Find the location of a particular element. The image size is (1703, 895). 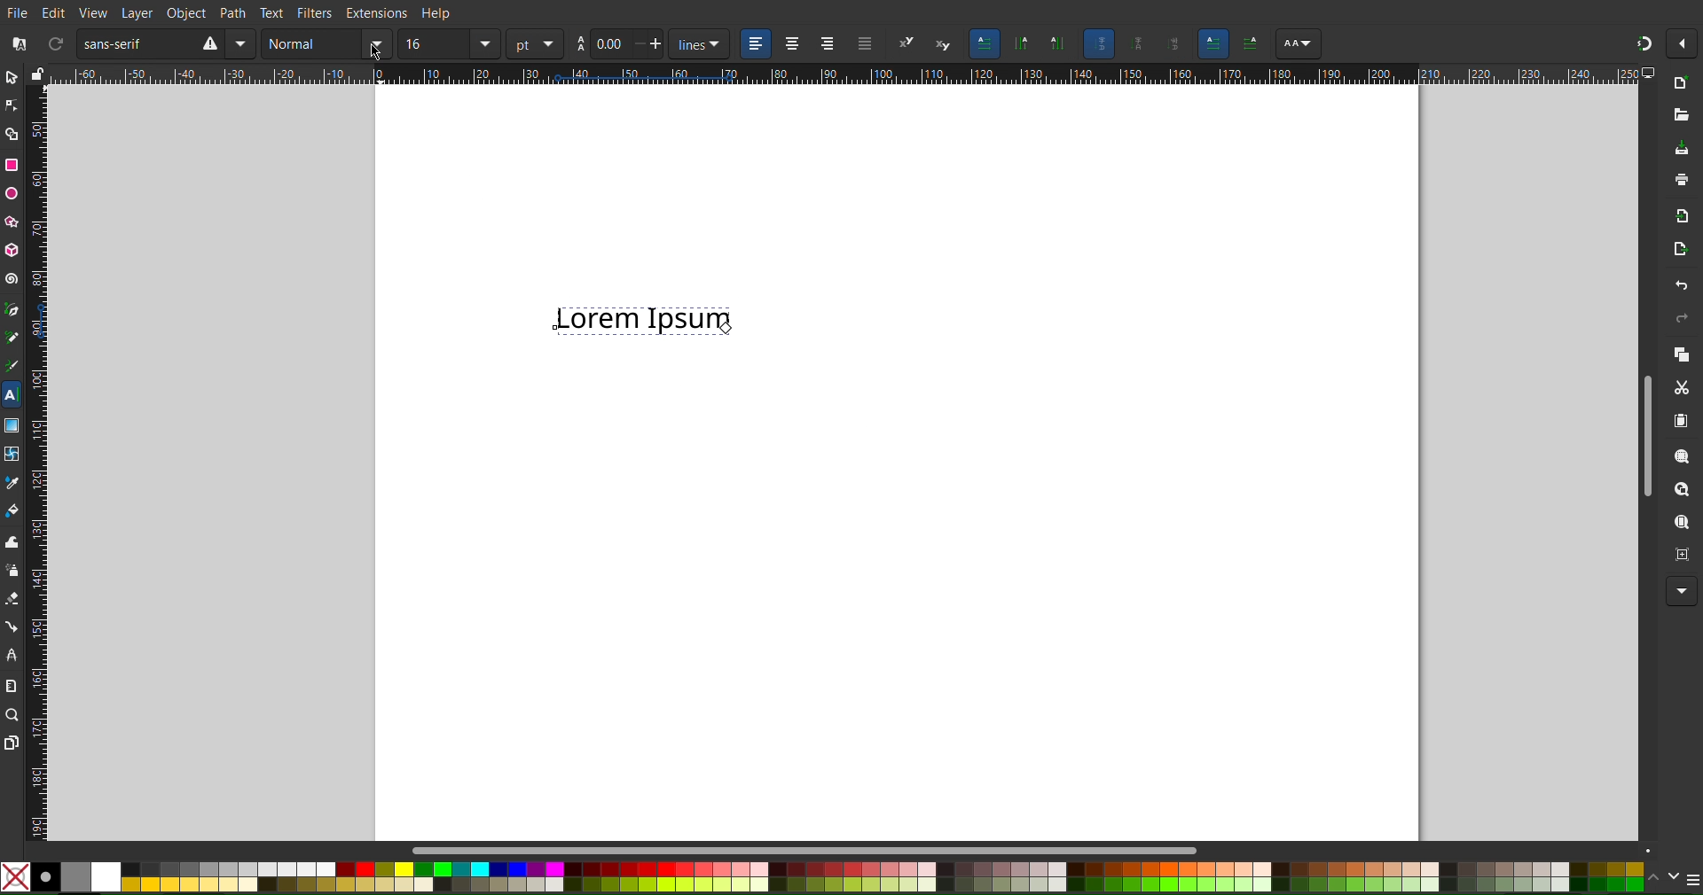

Scroll bar is located at coordinates (797, 845).